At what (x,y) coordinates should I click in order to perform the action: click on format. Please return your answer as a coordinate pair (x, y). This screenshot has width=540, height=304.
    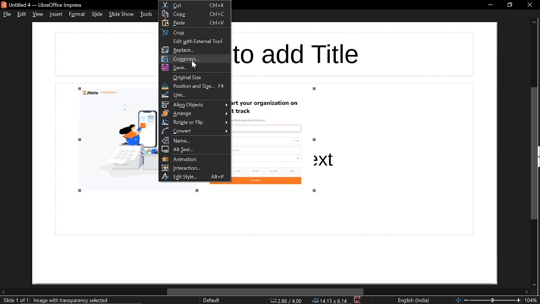
    Looking at the image, I should click on (77, 14).